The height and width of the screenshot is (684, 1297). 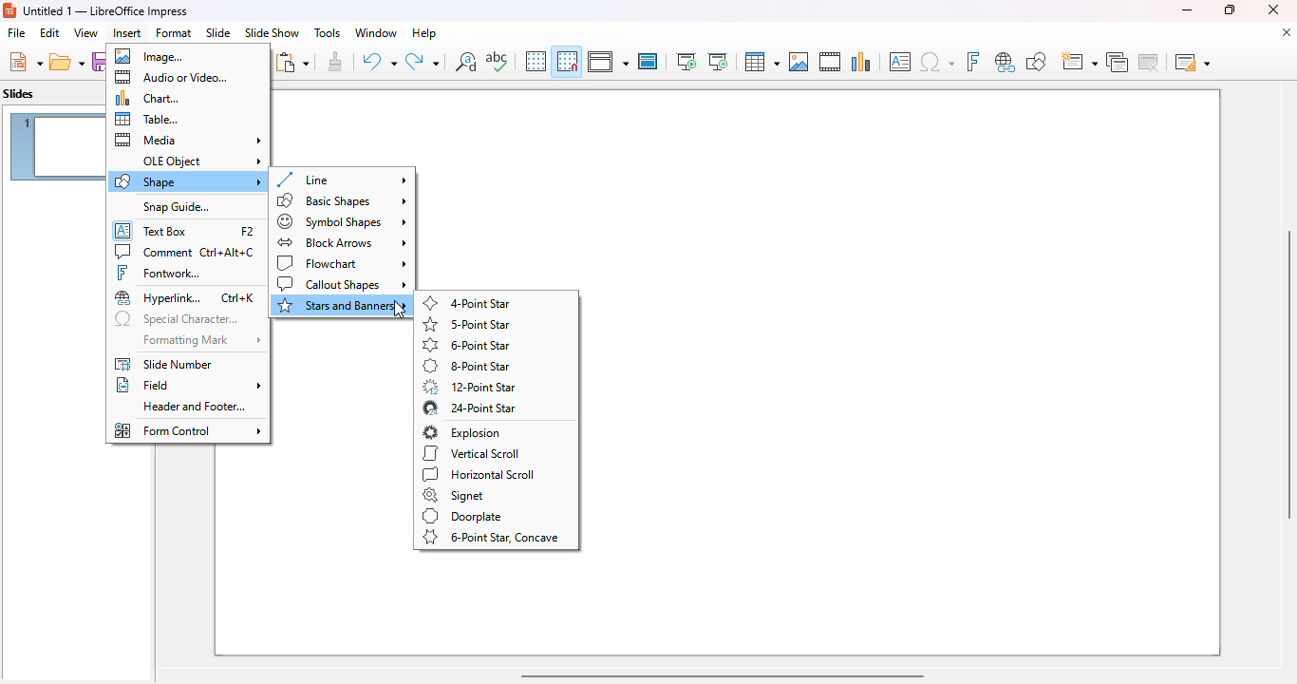 I want to click on title, so click(x=106, y=10).